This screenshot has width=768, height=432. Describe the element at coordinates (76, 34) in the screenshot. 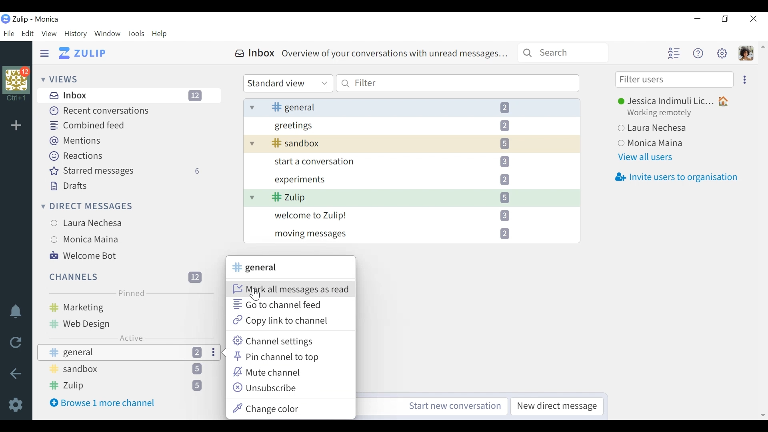

I see `History` at that location.